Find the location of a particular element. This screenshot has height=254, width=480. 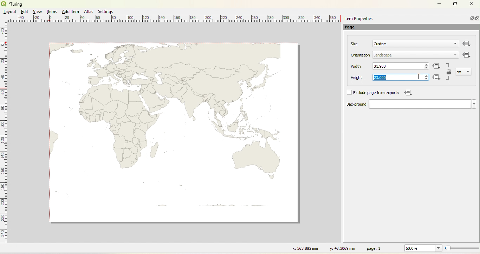

Icon is located at coordinates (467, 55).